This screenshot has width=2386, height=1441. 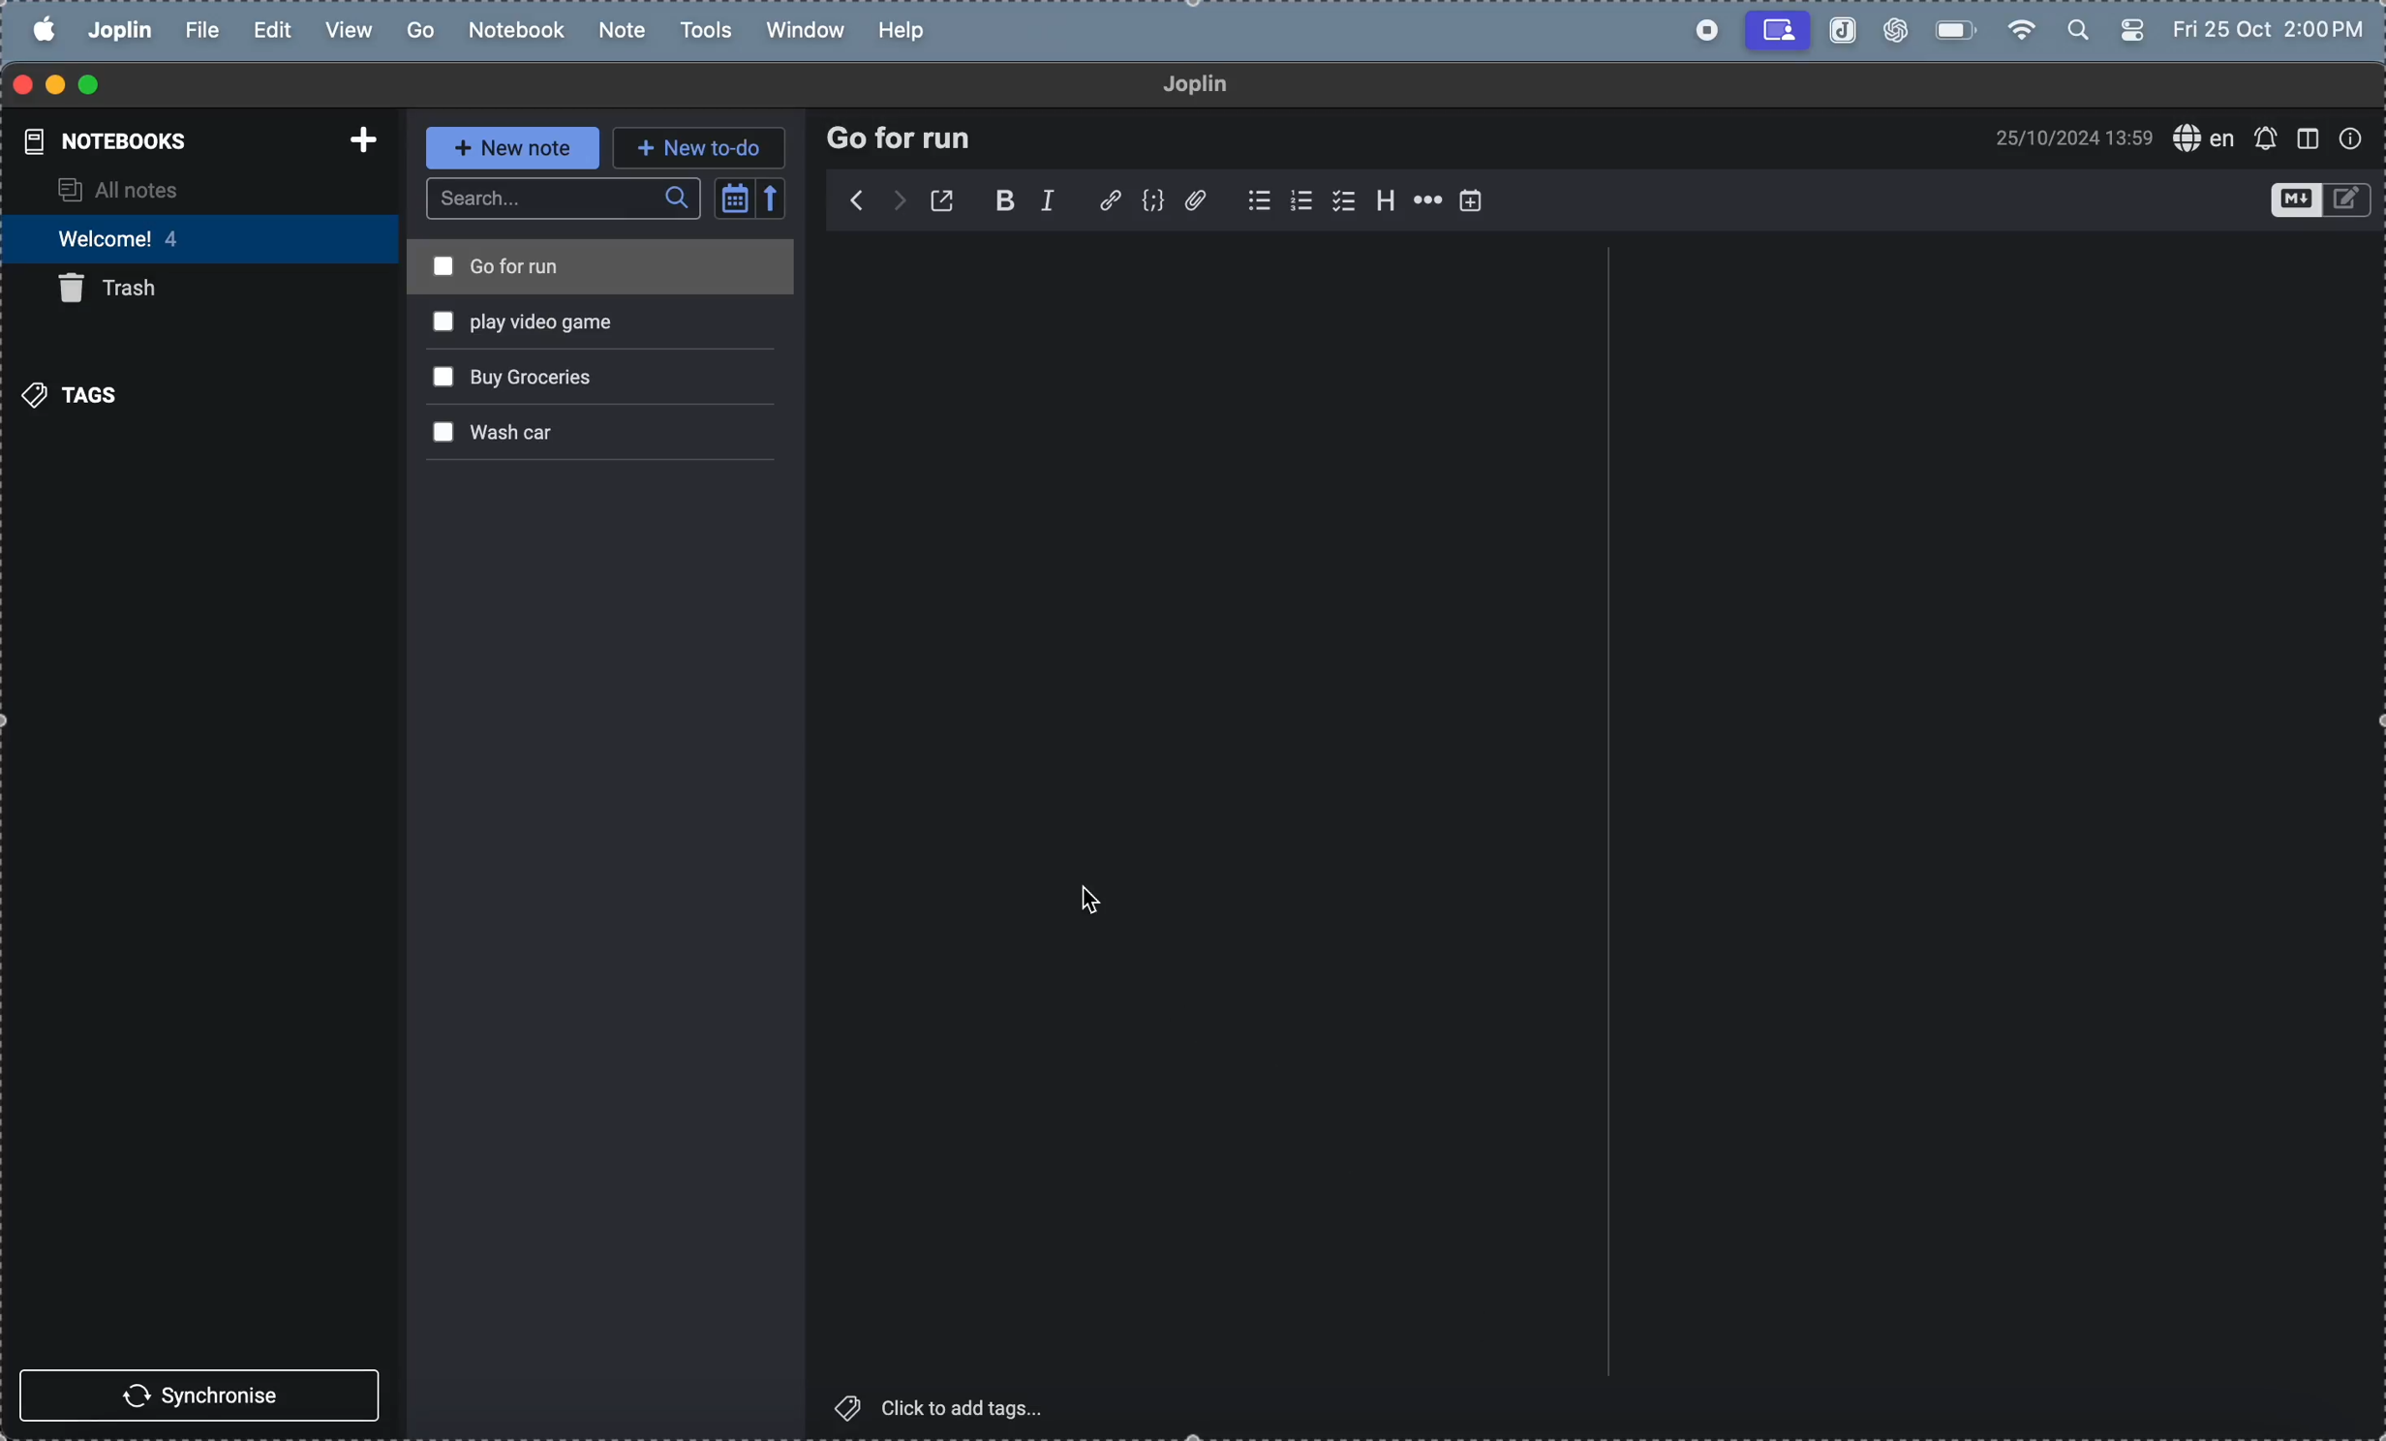 What do you see at coordinates (900, 138) in the screenshot?
I see `research` at bounding box center [900, 138].